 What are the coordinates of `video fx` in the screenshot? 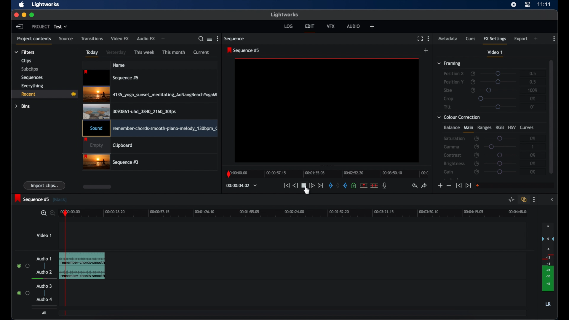 It's located at (120, 39).